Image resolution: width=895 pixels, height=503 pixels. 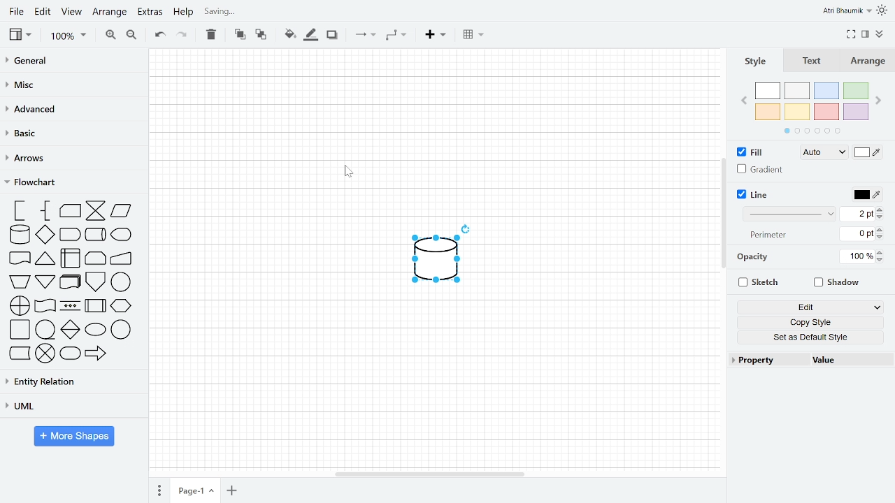 I want to click on yellow, so click(x=799, y=111).